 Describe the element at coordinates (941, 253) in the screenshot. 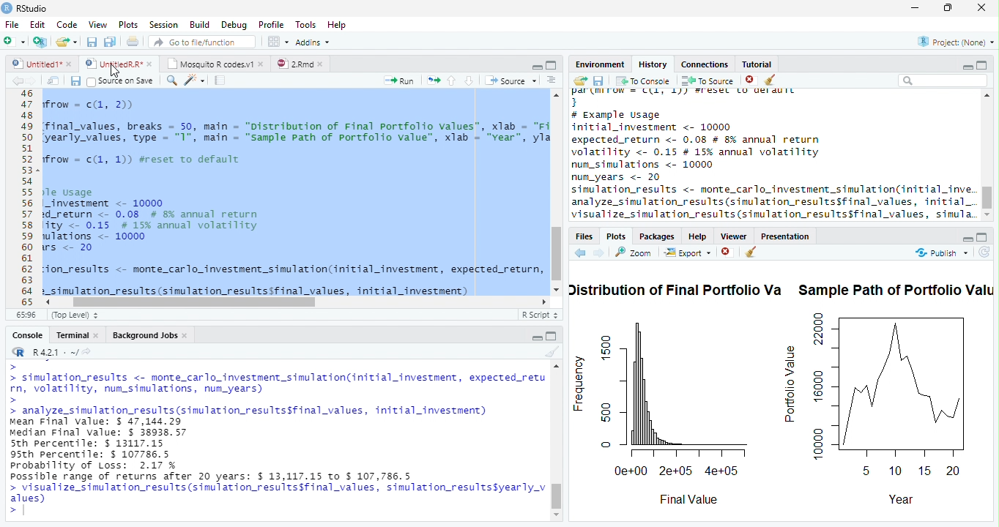

I see `publish` at that location.